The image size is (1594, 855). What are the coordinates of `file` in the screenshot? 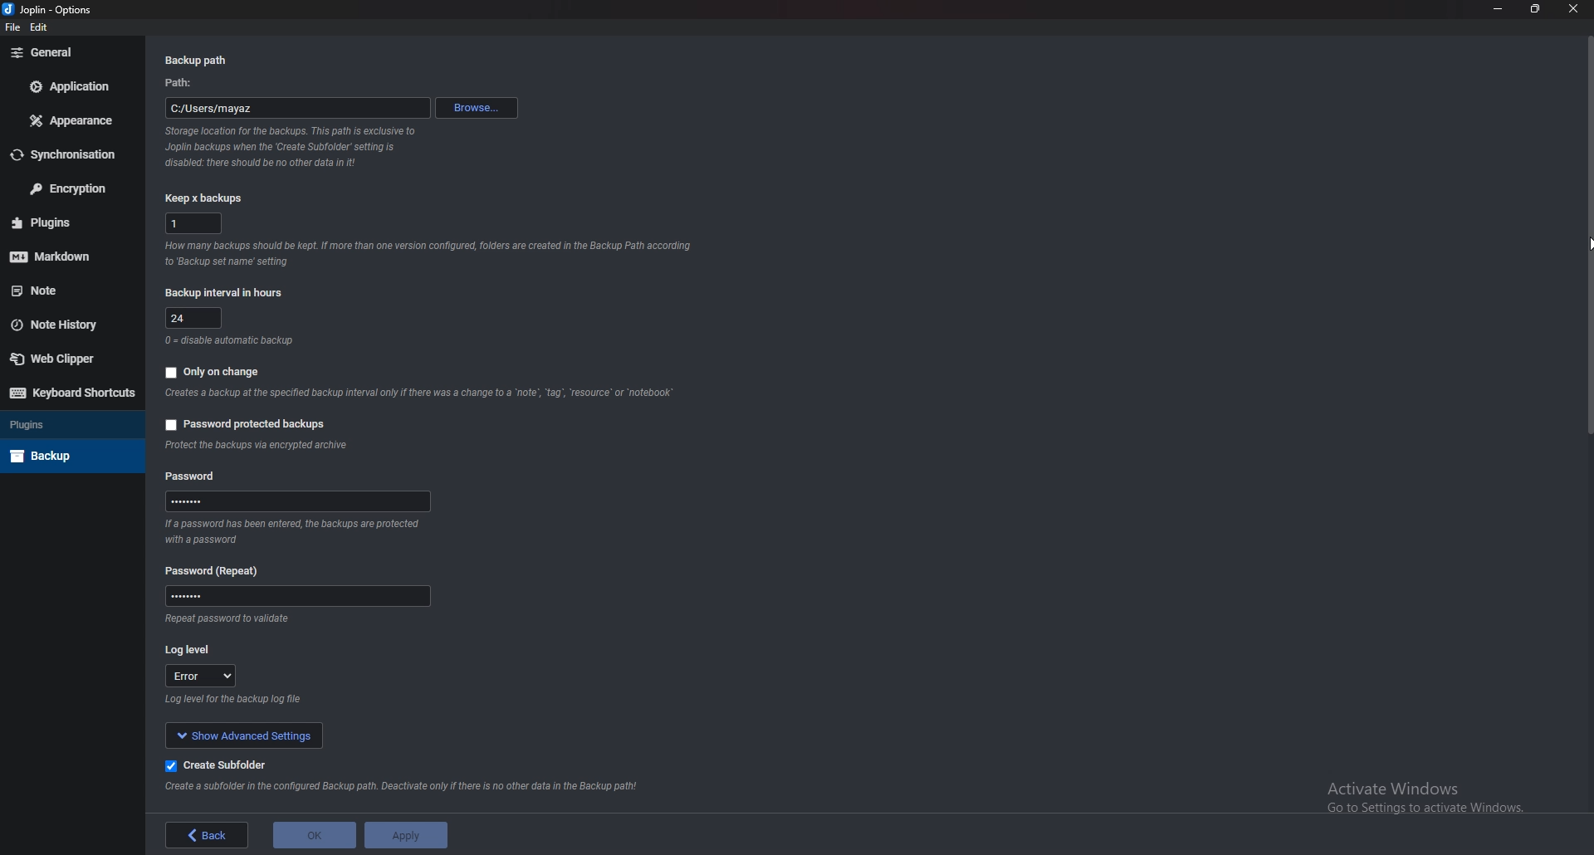 It's located at (13, 28).